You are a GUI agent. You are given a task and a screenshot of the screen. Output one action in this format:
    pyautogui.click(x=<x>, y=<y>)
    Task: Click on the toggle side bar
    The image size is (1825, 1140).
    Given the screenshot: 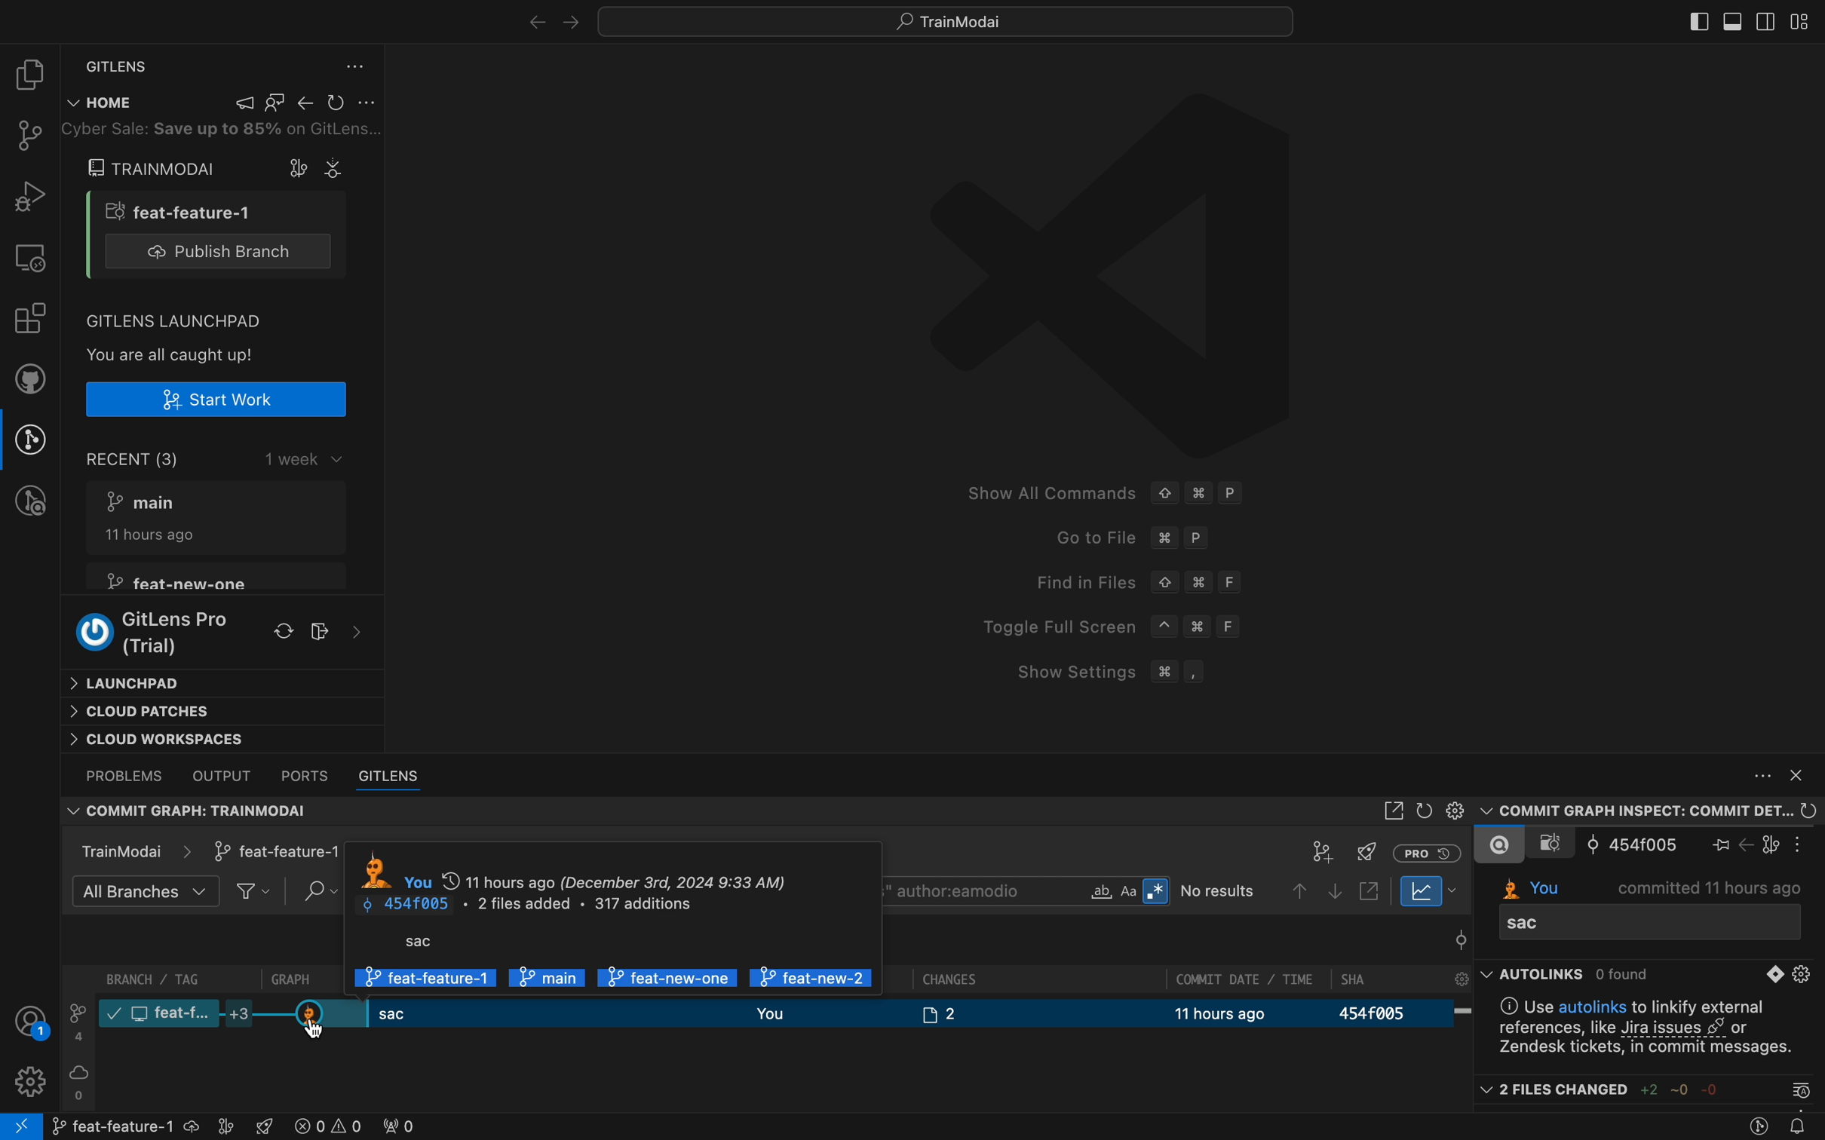 What is the action you would take?
    pyautogui.click(x=1692, y=23)
    